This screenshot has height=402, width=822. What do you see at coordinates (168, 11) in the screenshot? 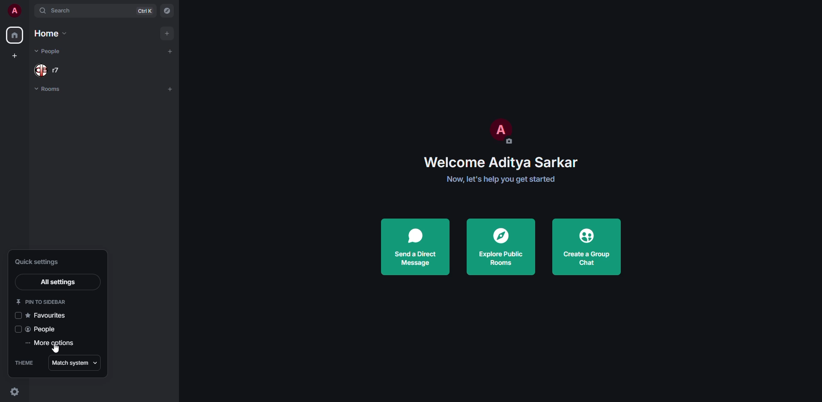
I see `navigator` at bounding box center [168, 11].